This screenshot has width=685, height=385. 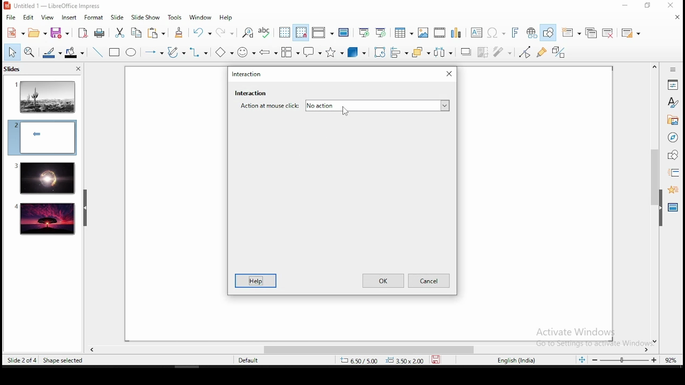 What do you see at coordinates (514, 33) in the screenshot?
I see `fontwork text` at bounding box center [514, 33].